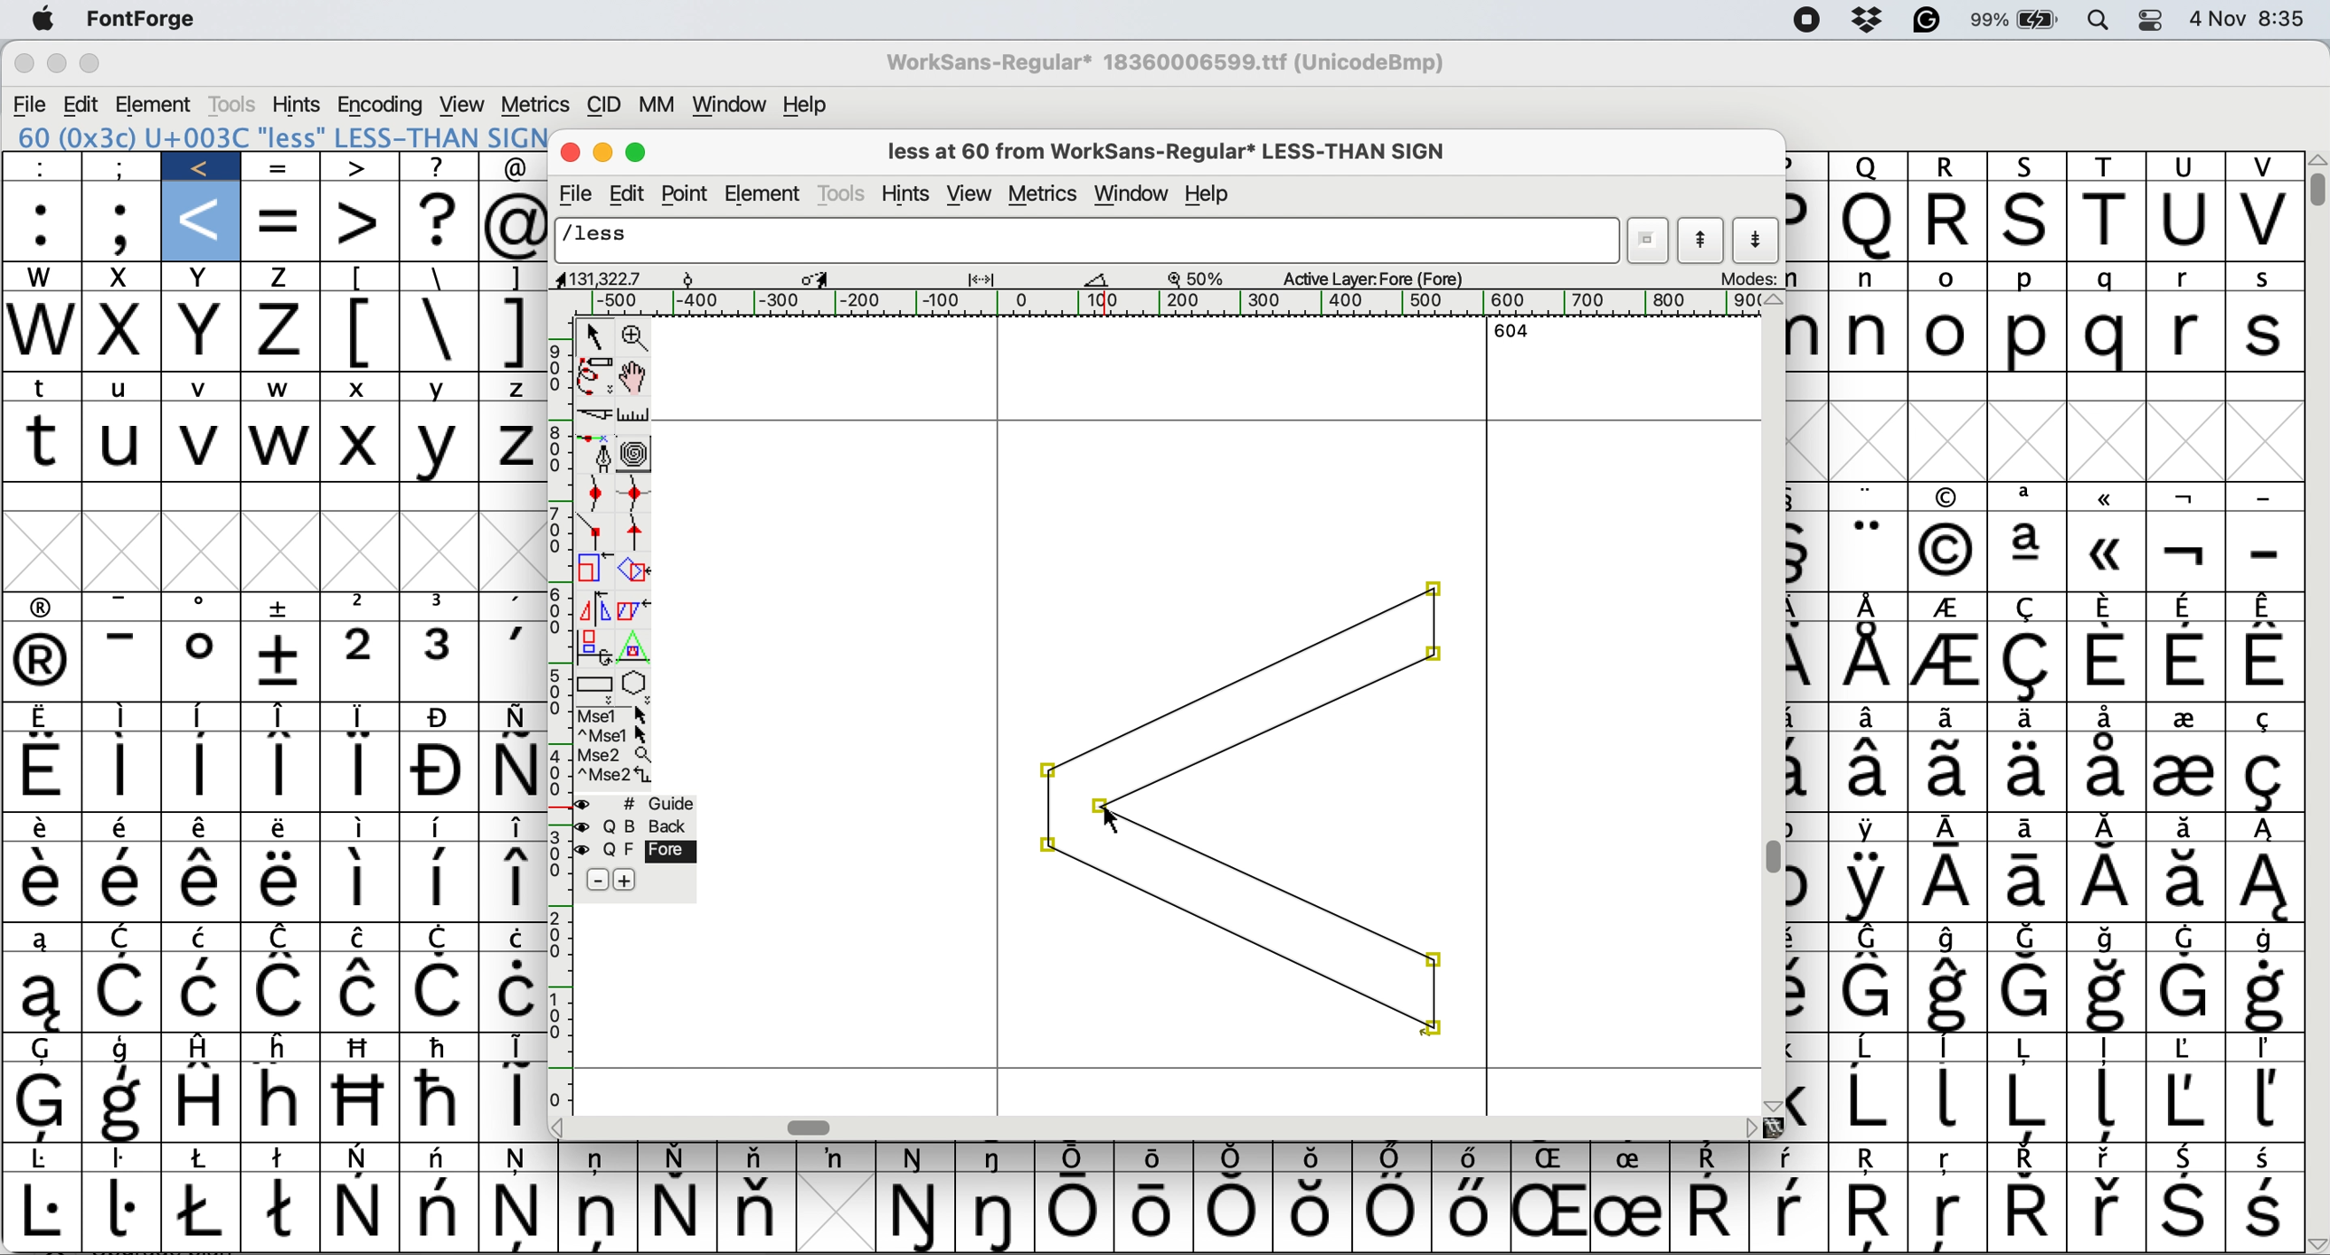 The width and height of the screenshot is (2330, 1255). What do you see at coordinates (138, 20) in the screenshot?
I see `fontforge` at bounding box center [138, 20].